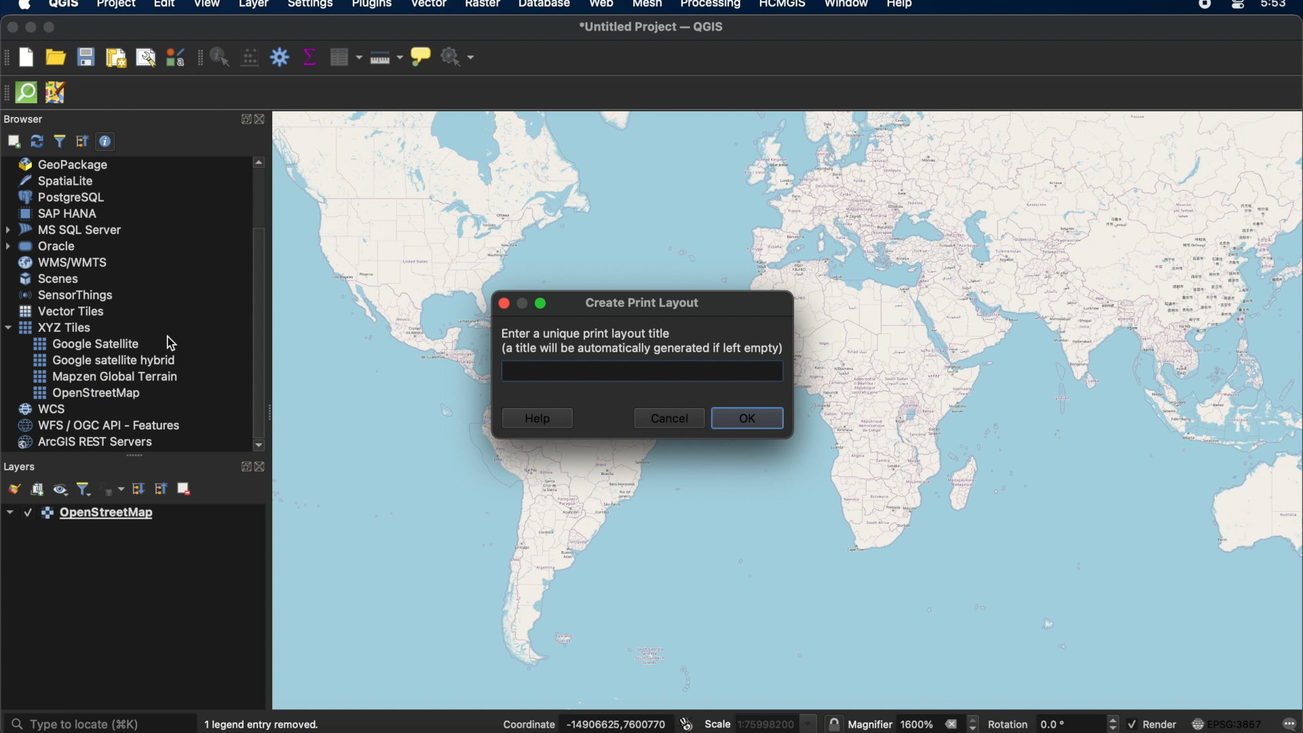 The width and height of the screenshot is (1303, 733). I want to click on type to locate, so click(100, 721).